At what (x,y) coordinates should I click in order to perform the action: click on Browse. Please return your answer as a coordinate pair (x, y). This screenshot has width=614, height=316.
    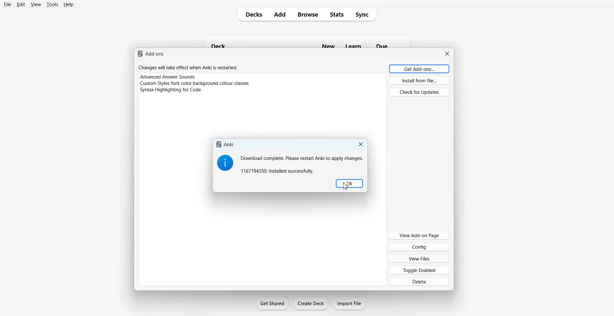
    Looking at the image, I should click on (308, 15).